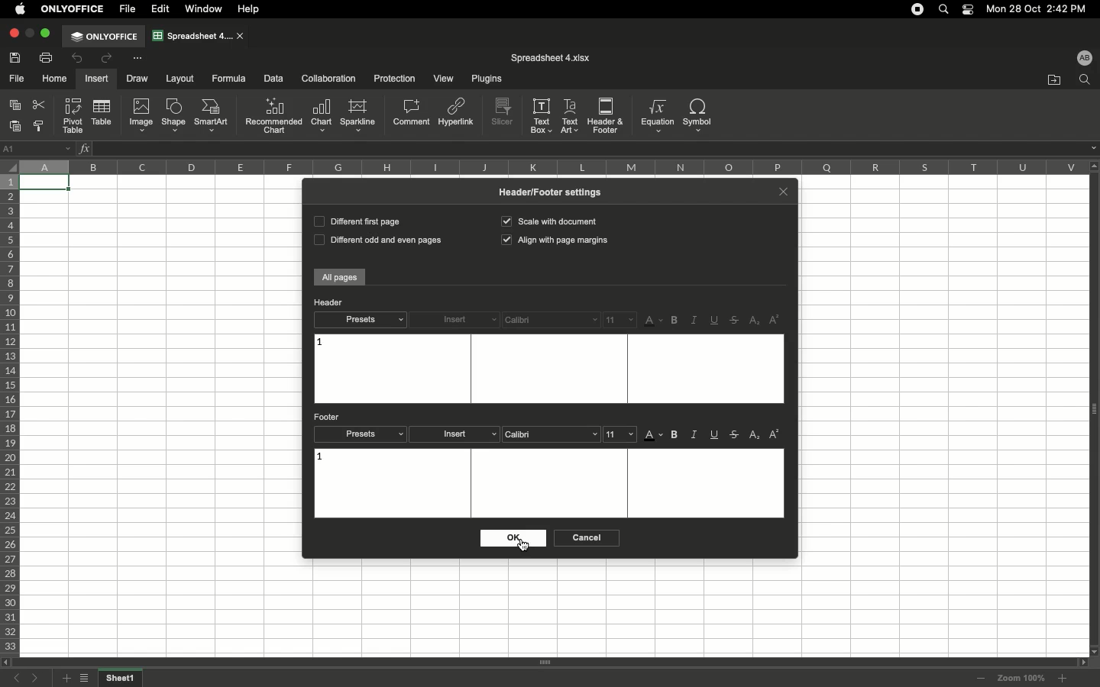 The image size is (1100, 687). Describe the element at coordinates (455, 321) in the screenshot. I see `Insert` at that location.